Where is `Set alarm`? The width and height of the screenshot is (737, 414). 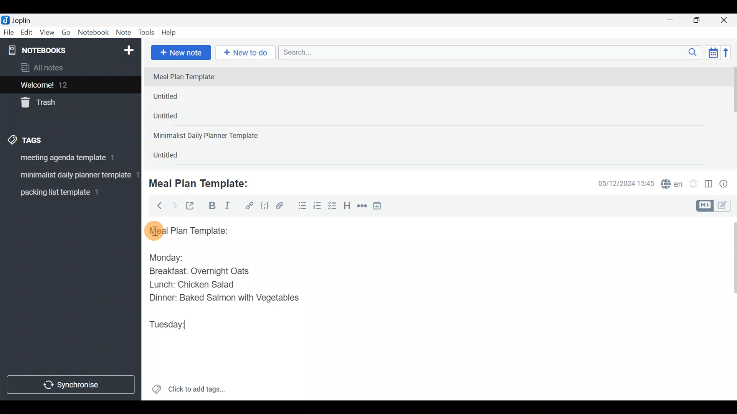
Set alarm is located at coordinates (694, 184).